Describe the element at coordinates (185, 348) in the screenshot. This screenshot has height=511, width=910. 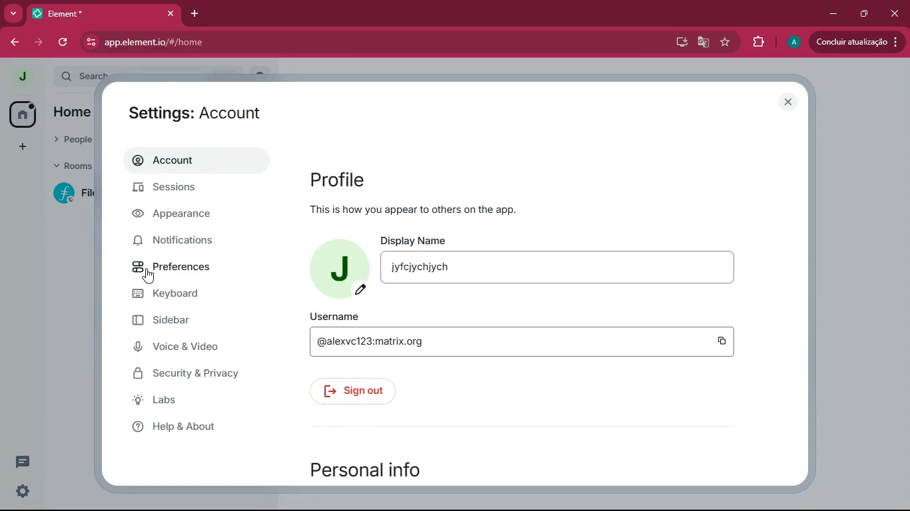
I see `voice & video` at that location.